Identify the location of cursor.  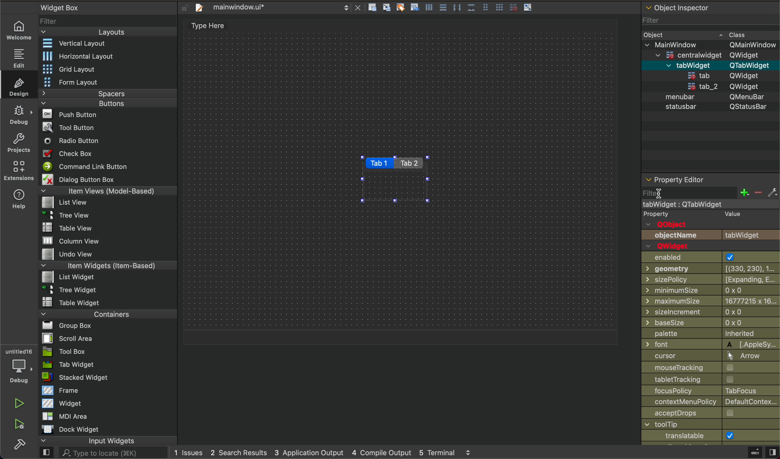
(710, 356).